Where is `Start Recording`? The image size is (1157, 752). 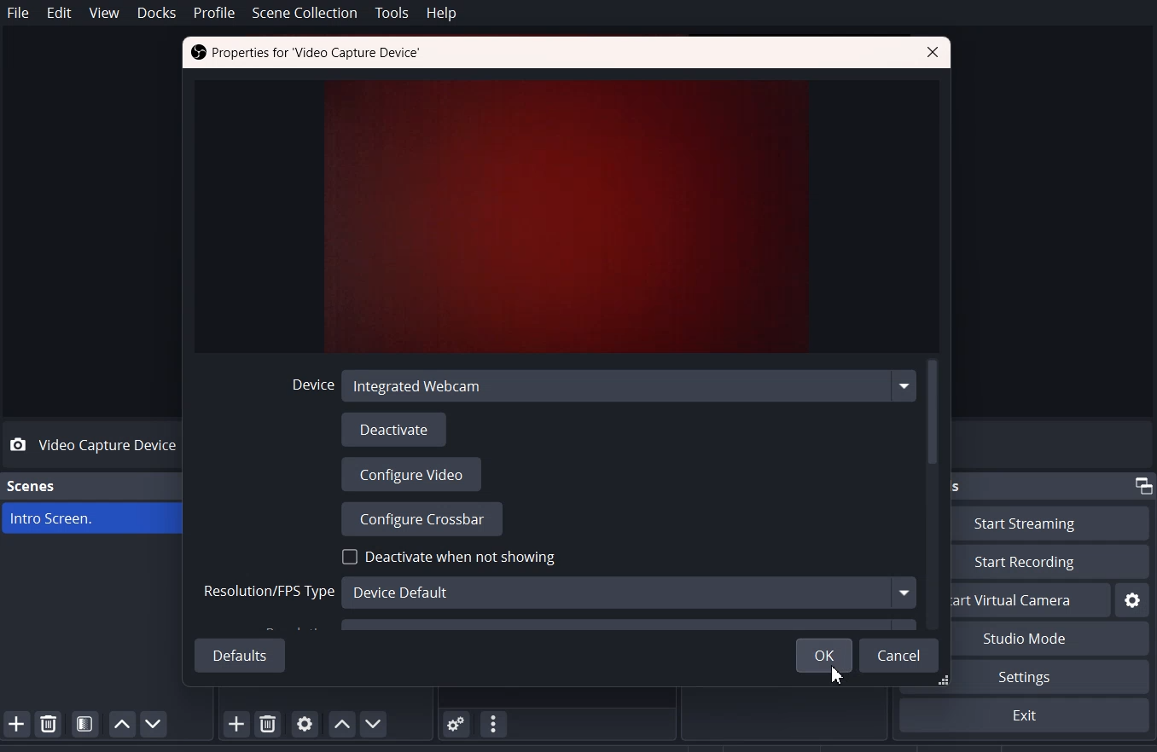 Start Recording is located at coordinates (1050, 563).